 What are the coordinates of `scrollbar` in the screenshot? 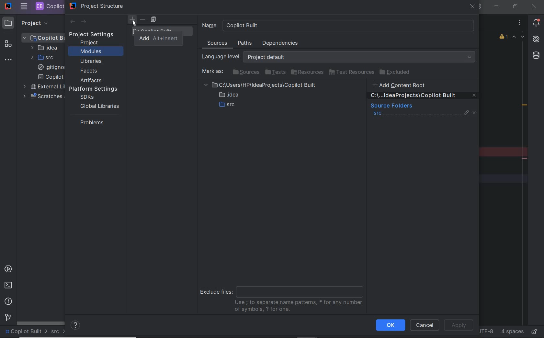 It's located at (41, 322).